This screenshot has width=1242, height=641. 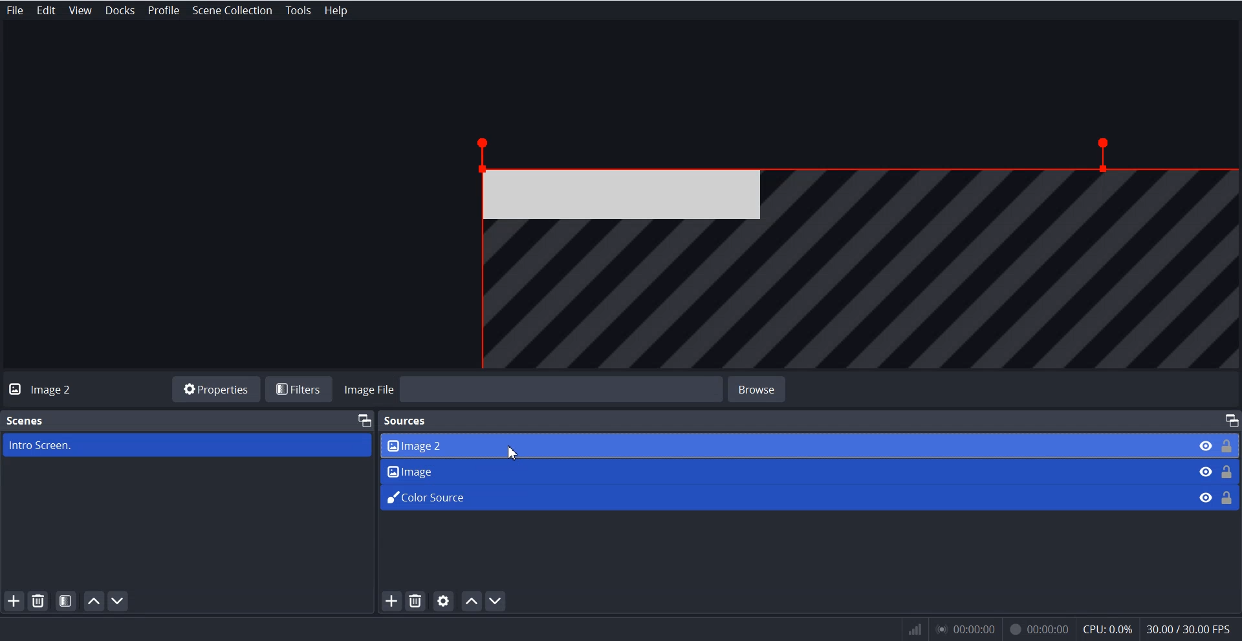 What do you see at coordinates (364, 419) in the screenshot?
I see `Maximize` at bounding box center [364, 419].